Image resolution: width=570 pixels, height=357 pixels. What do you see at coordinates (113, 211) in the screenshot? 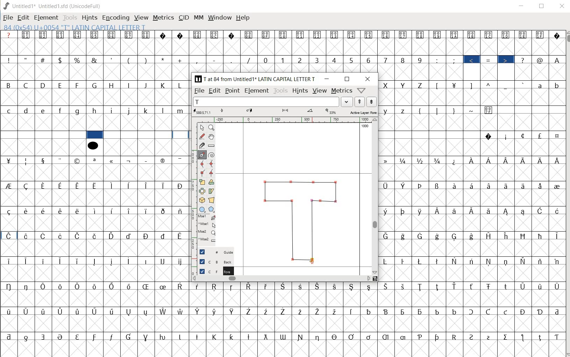
I see `Symbol` at bounding box center [113, 211].